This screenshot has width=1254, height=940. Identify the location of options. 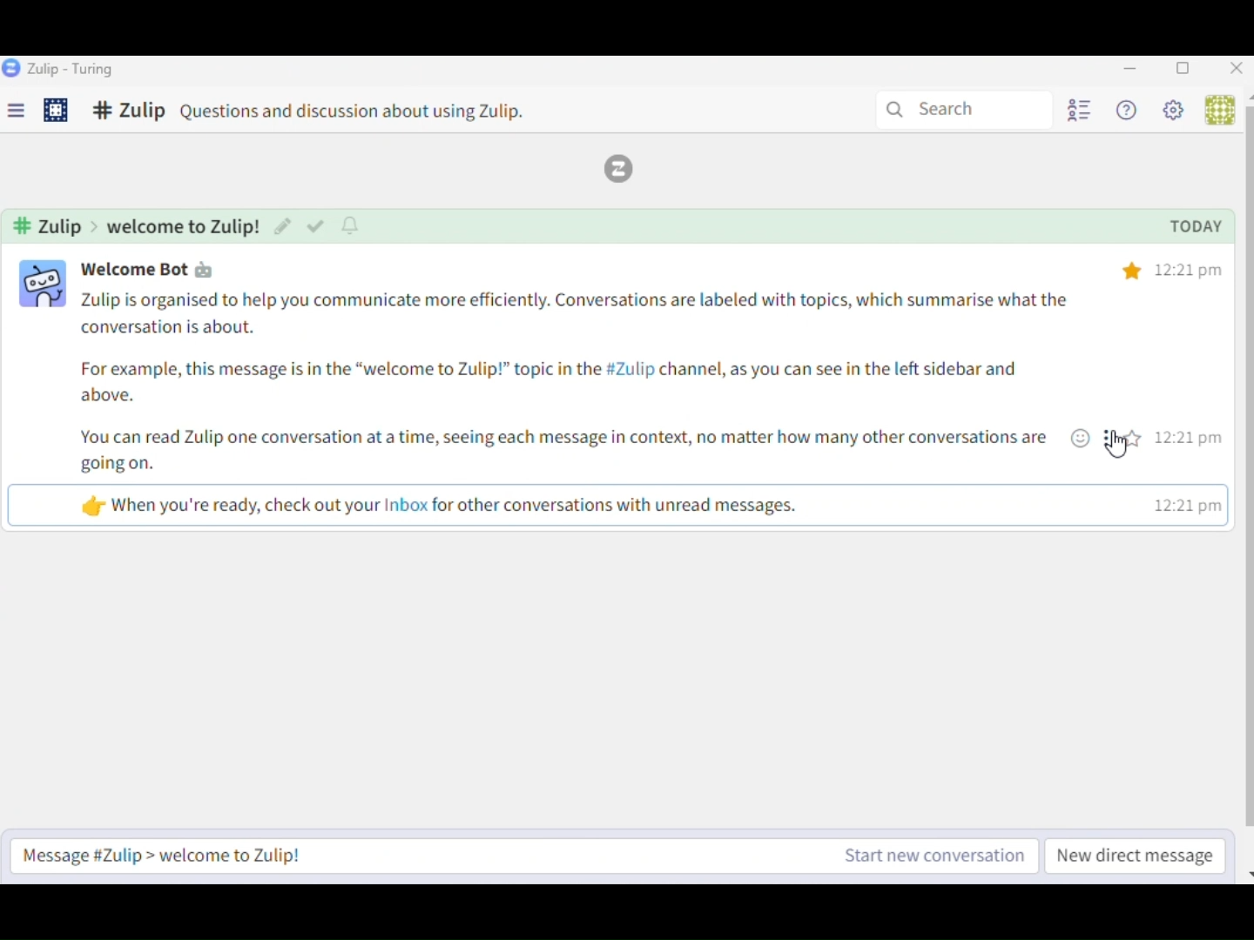
(1109, 438).